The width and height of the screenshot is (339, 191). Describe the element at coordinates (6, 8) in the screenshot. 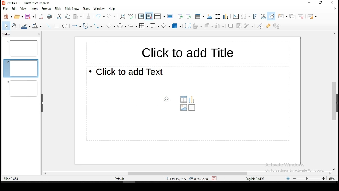

I see `file` at that location.